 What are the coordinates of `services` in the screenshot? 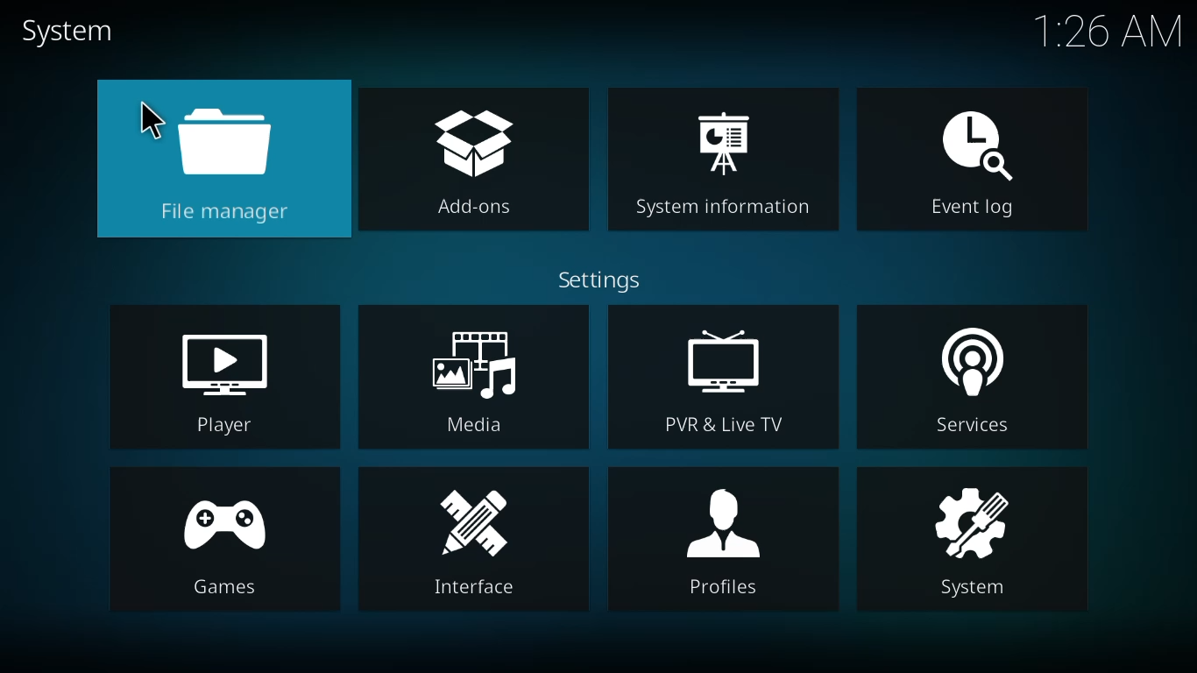 It's located at (969, 382).